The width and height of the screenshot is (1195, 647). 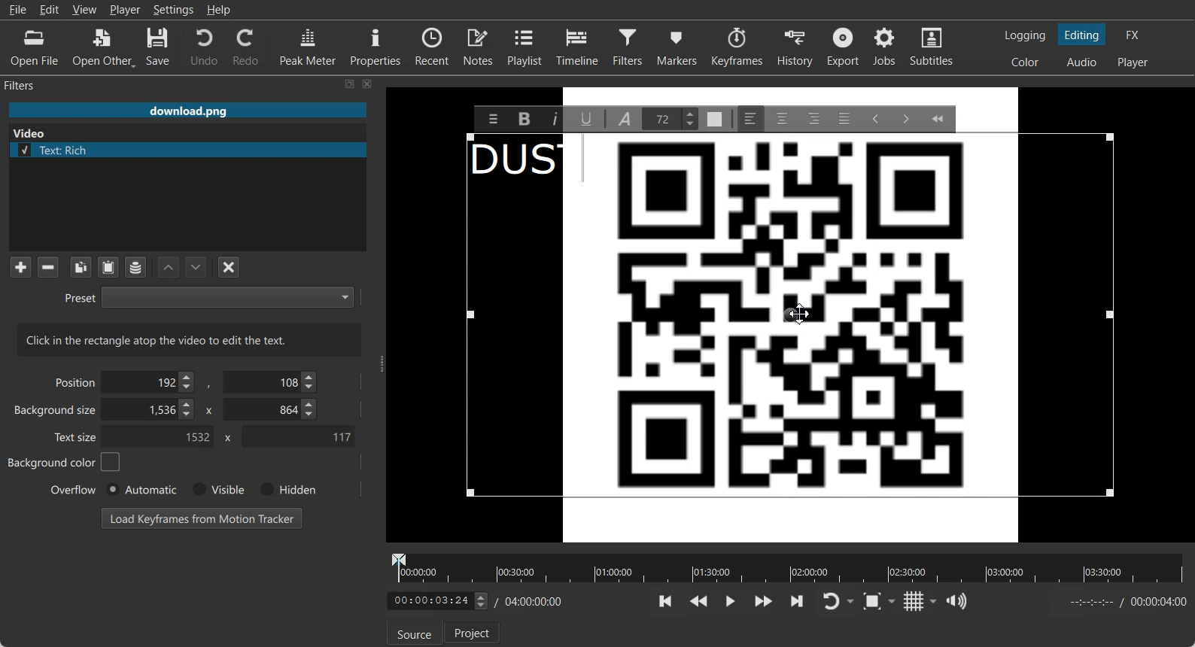 What do you see at coordinates (515, 163) in the screenshot?
I see `Text` at bounding box center [515, 163].